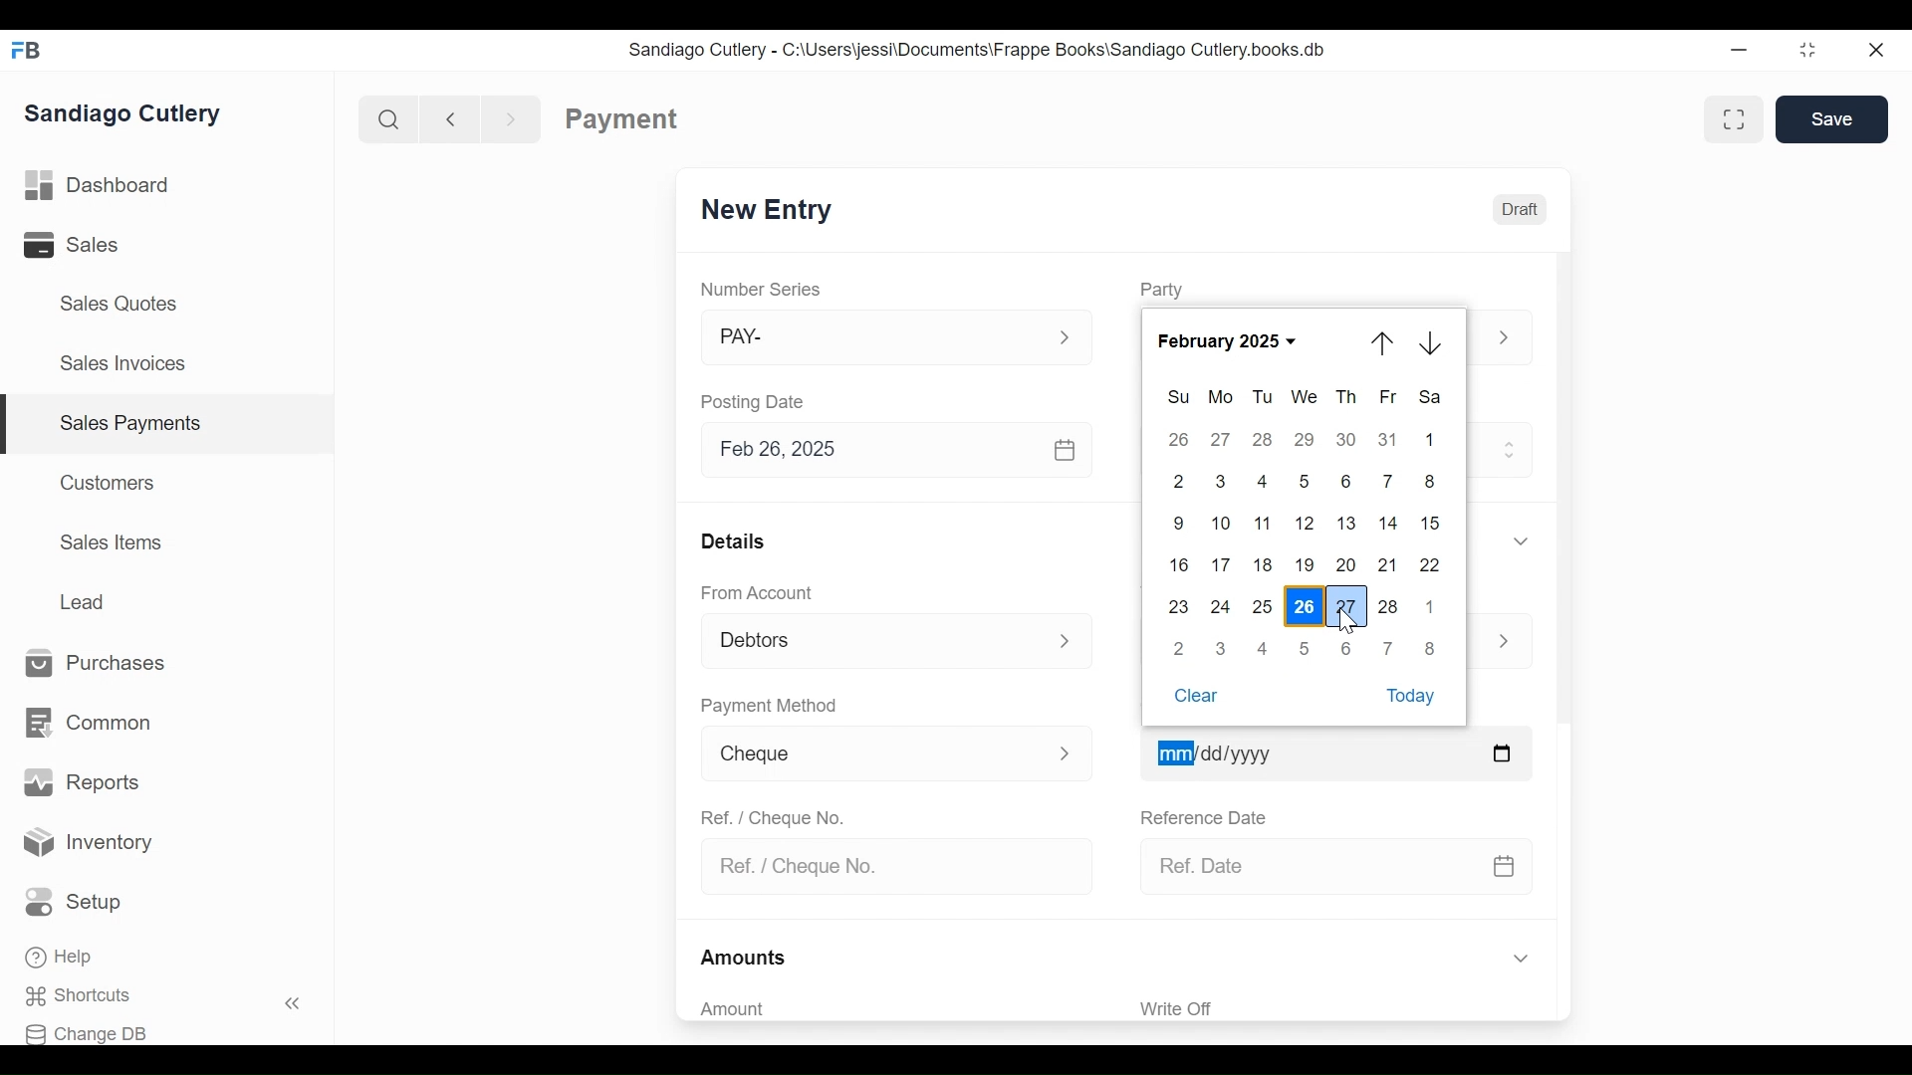 This screenshot has width=1912, height=1075. Describe the element at coordinates (93, 1031) in the screenshot. I see `Change DB` at that location.